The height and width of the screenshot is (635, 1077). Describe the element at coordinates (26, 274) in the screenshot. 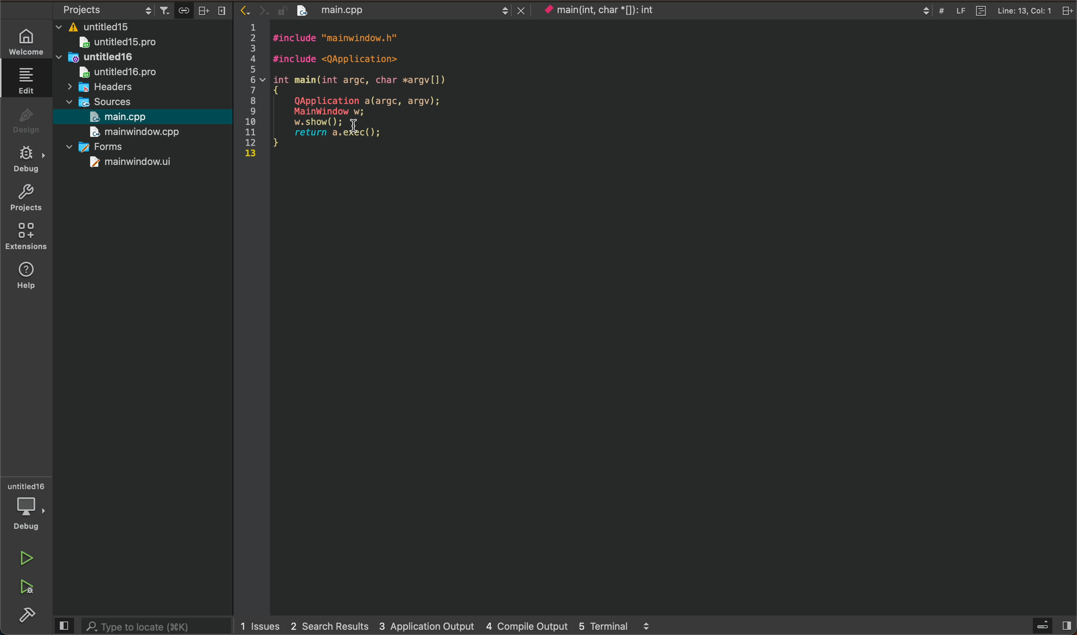

I see `help` at that location.